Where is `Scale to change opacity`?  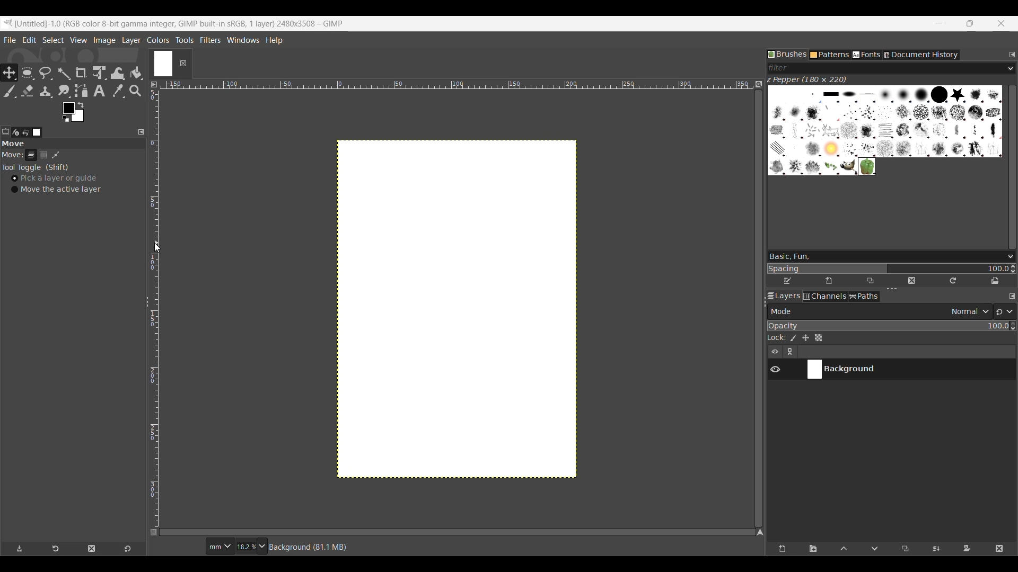
Scale to change opacity is located at coordinates (889, 326).